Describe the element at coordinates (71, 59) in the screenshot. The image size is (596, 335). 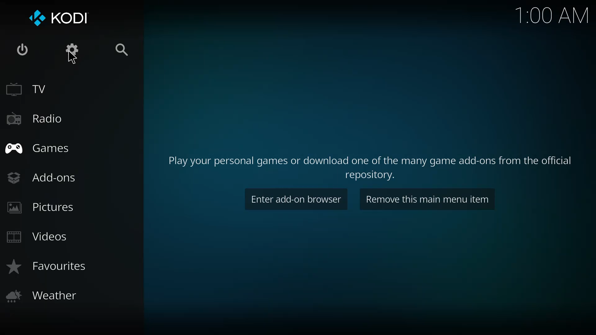
I see `cursor` at that location.